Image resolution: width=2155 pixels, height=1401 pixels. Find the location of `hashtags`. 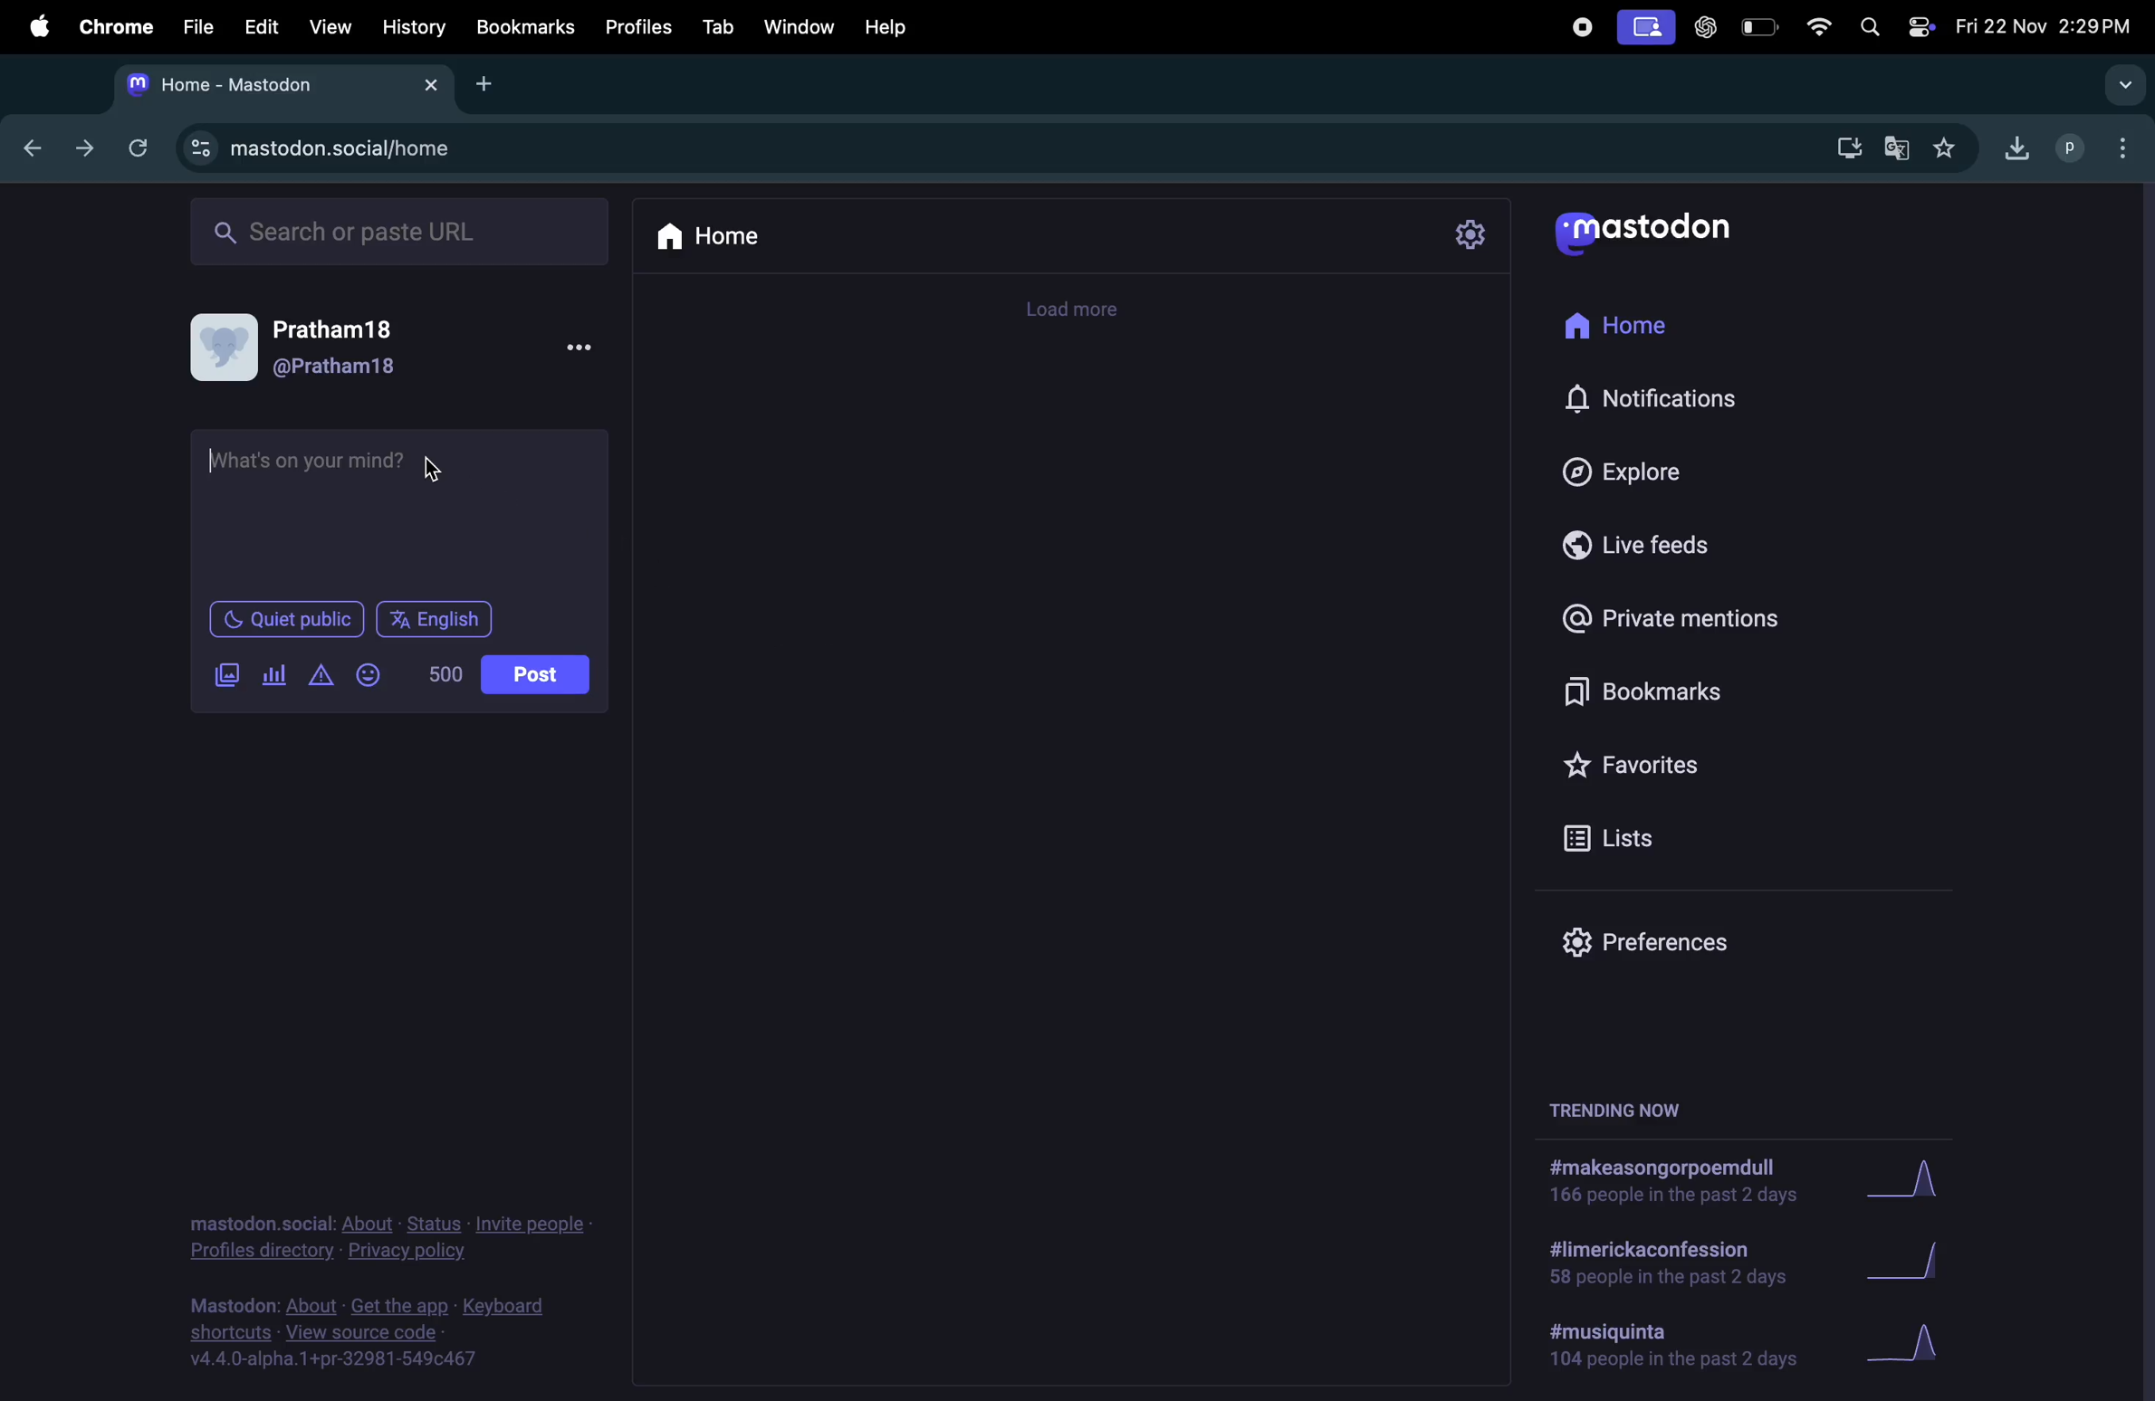

hashtags is located at coordinates (1674, 1264).